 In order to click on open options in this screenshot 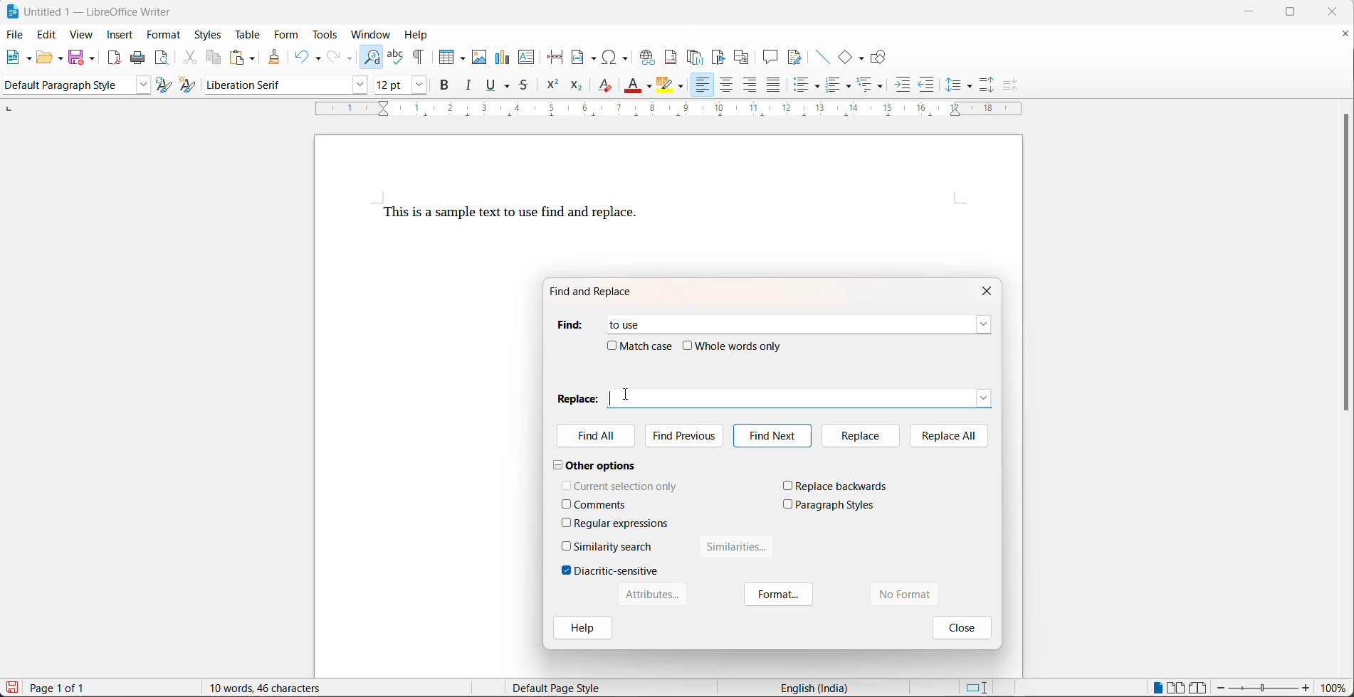, I will do `click(61, 57)`.